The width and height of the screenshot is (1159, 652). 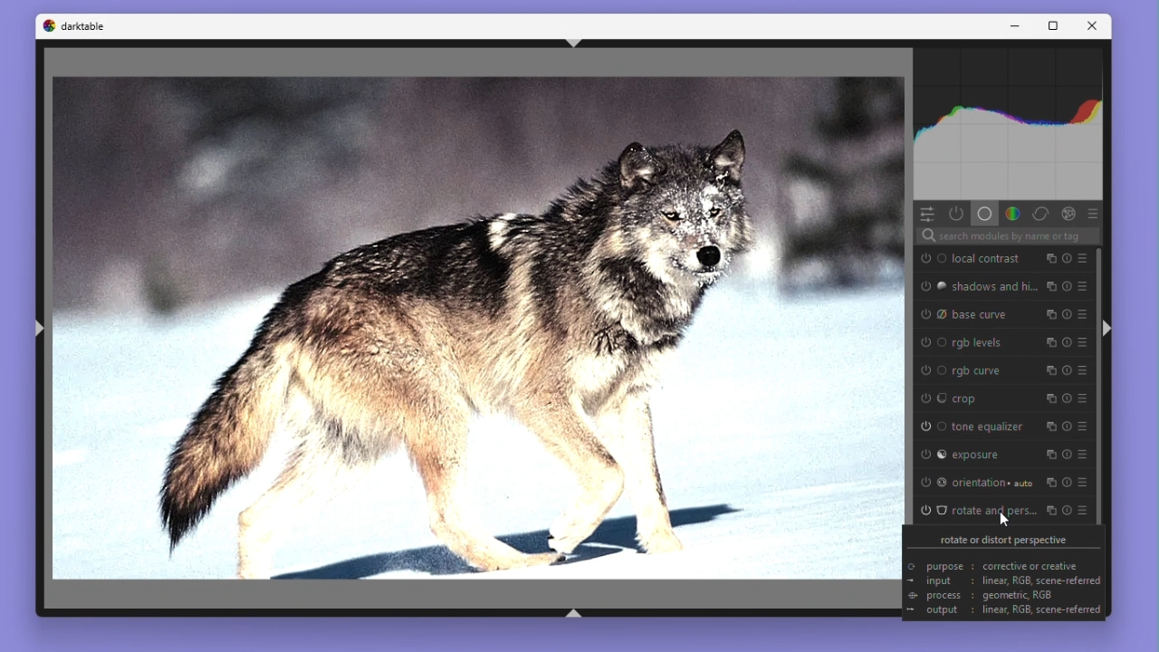 What do you see at coordinates (73, 25) in the screenshot?
I see `Darktable` at bounding box center [73, 25].